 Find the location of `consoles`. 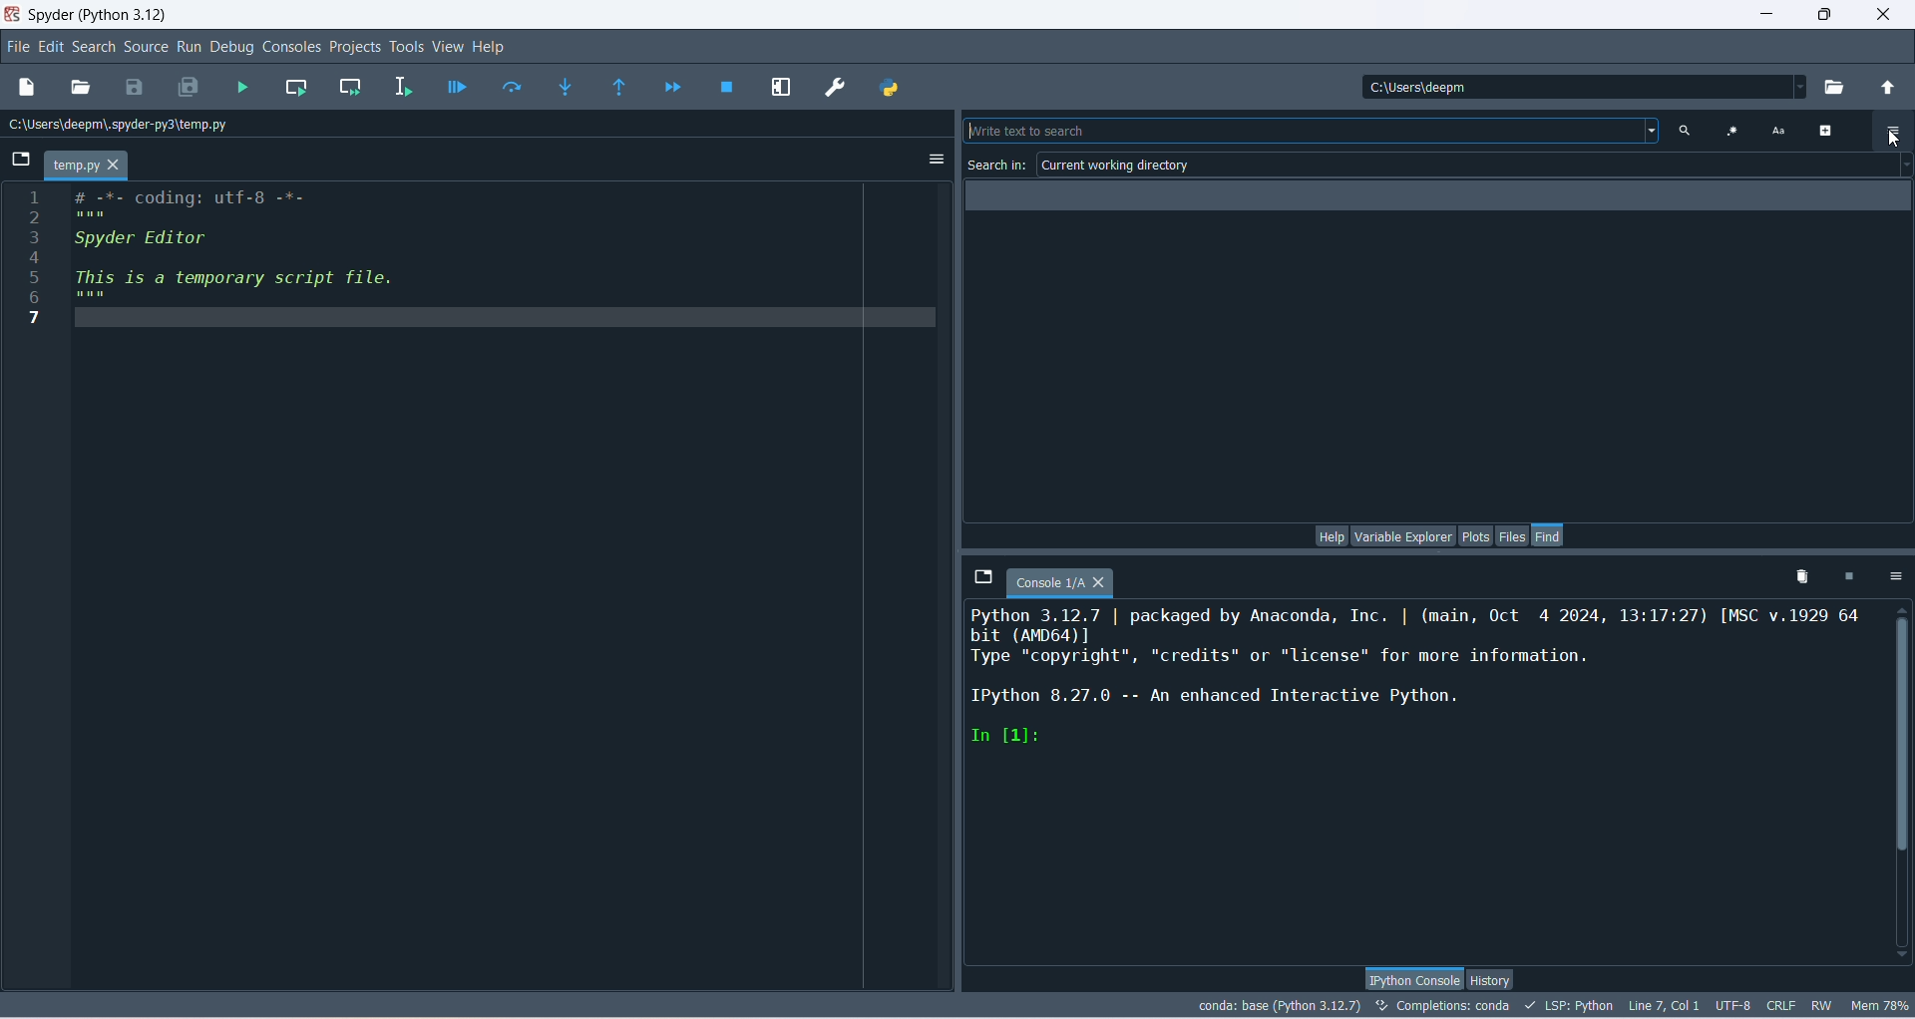

consoles is located at coordinates (292, 46).